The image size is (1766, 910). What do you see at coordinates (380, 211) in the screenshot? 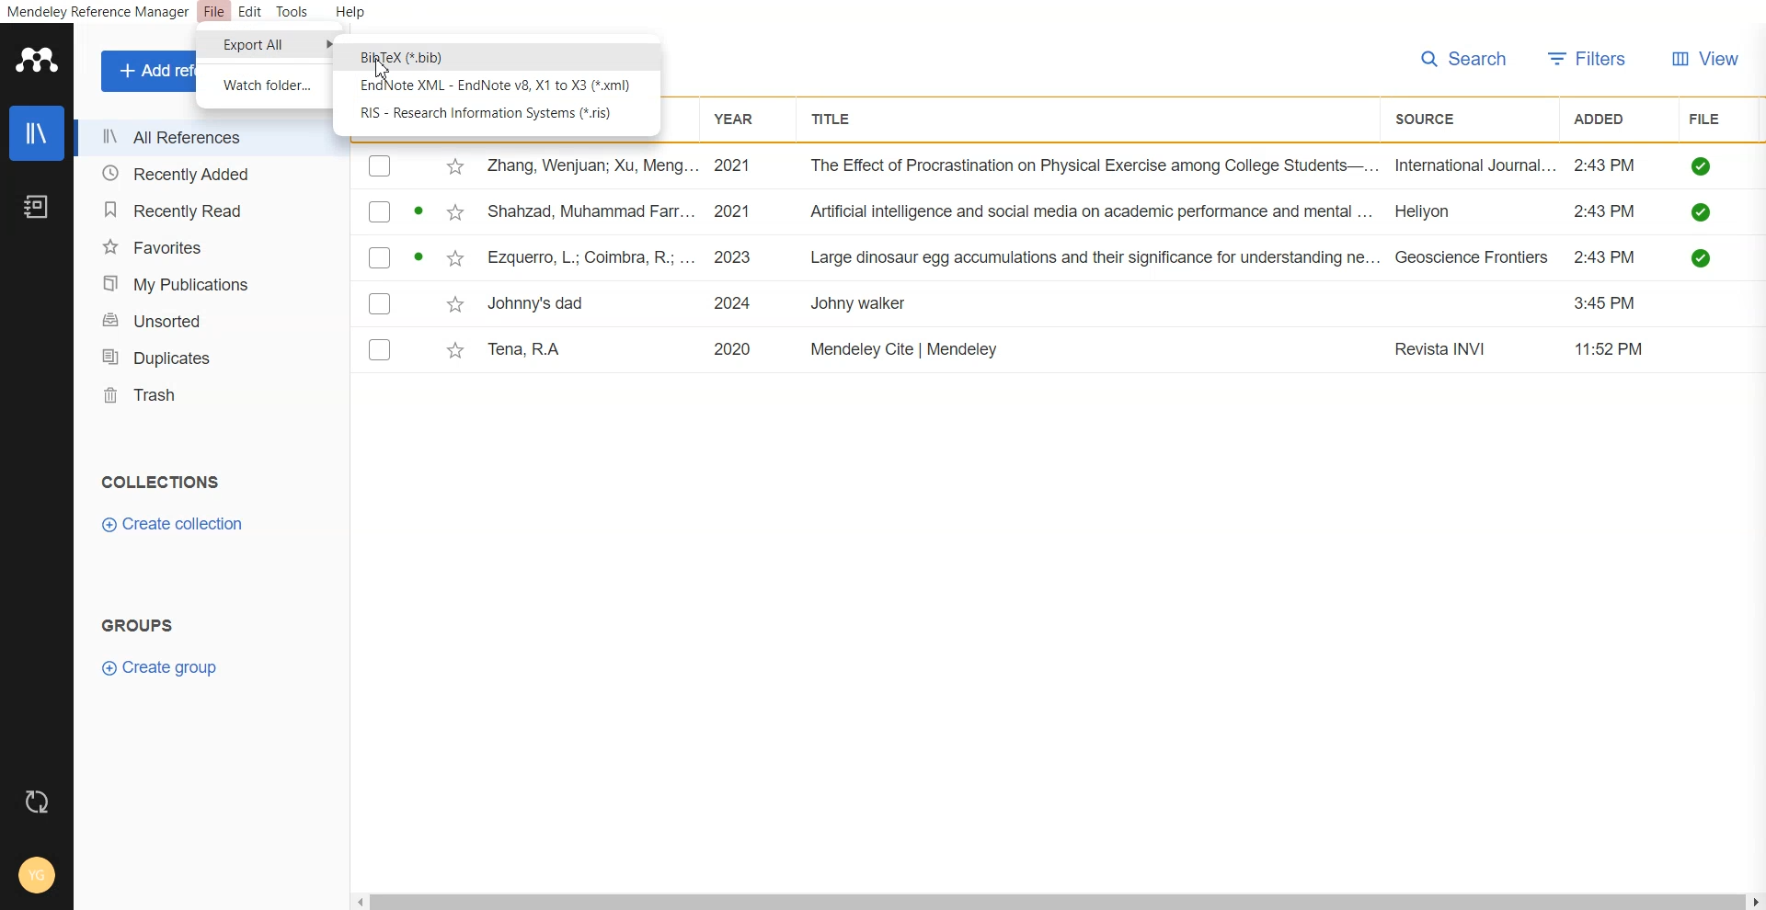
I see `checkbox` at bounding box center [380, 211].